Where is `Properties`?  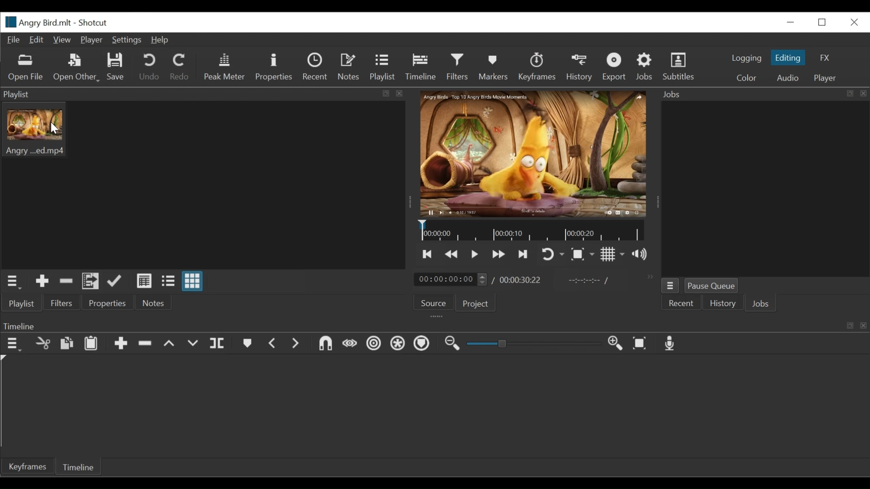
Properties is located at coordinates (277, 68).